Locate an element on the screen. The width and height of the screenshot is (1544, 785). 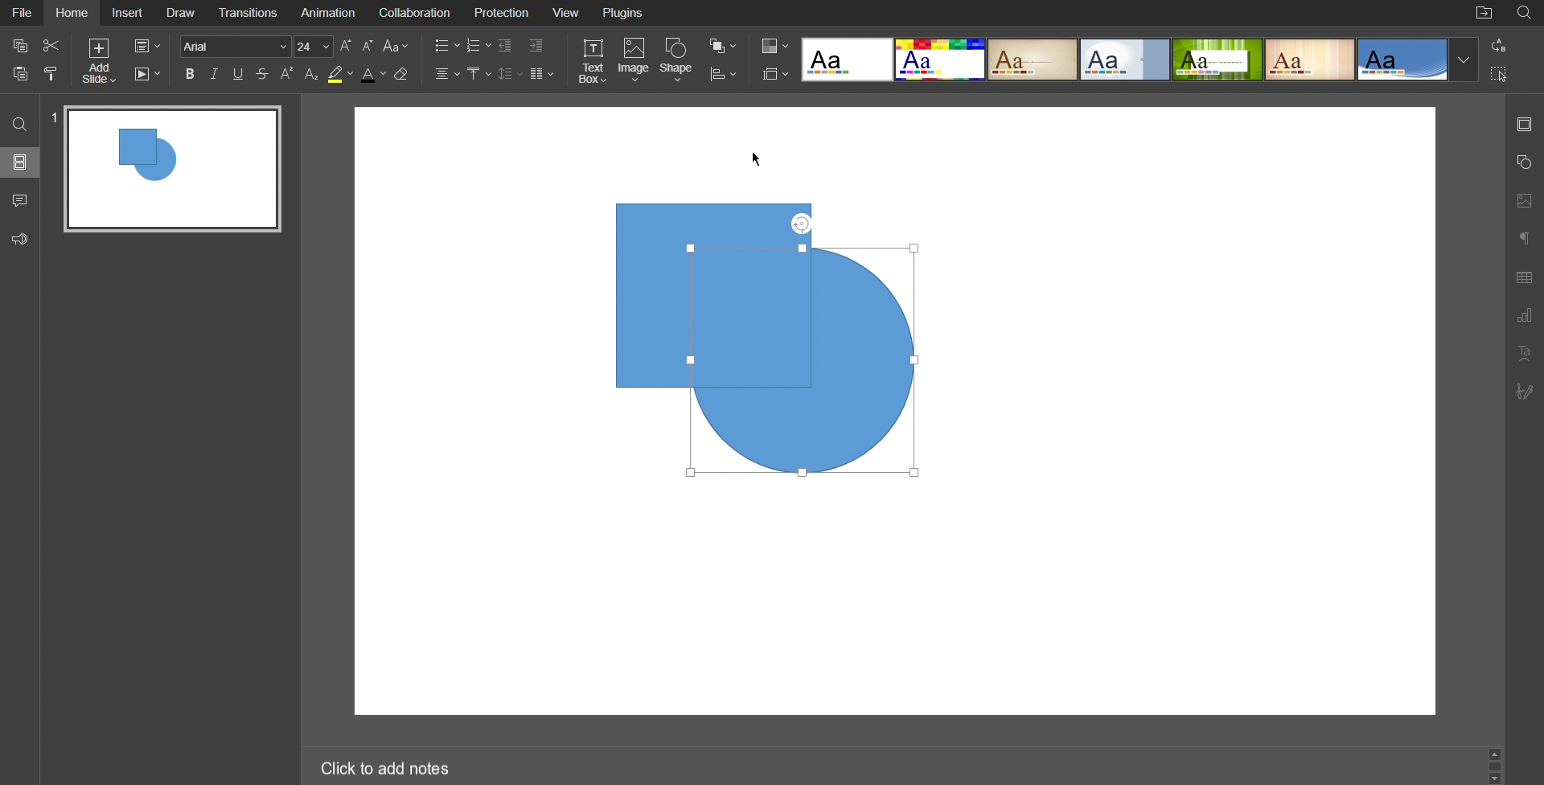
Strikethrough is located at coordinates (262, 74).